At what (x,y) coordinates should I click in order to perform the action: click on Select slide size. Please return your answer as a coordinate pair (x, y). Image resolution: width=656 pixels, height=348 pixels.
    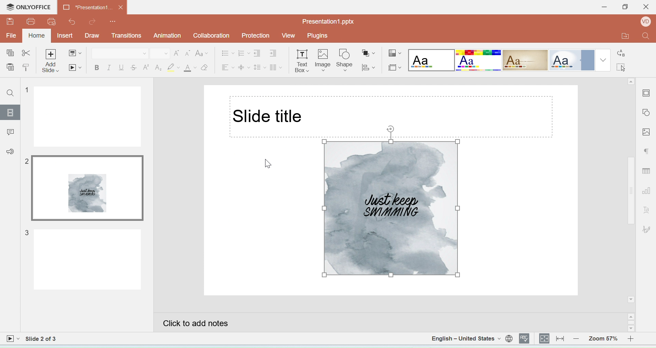
    Looking at the image, I should click on (394, 66).